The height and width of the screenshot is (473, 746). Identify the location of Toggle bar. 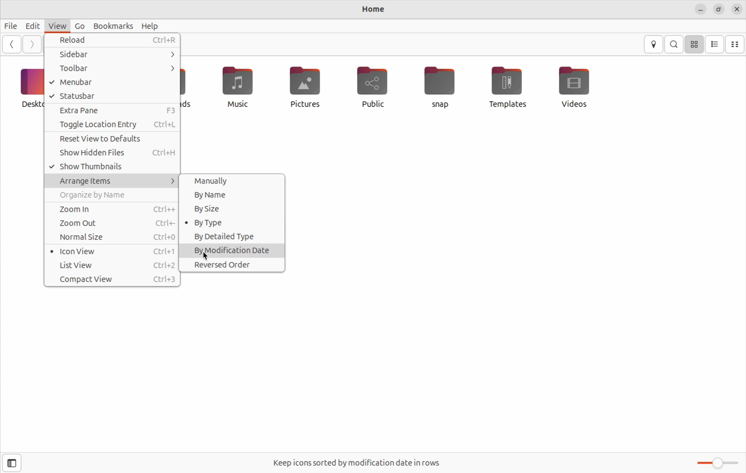
(716, 462).